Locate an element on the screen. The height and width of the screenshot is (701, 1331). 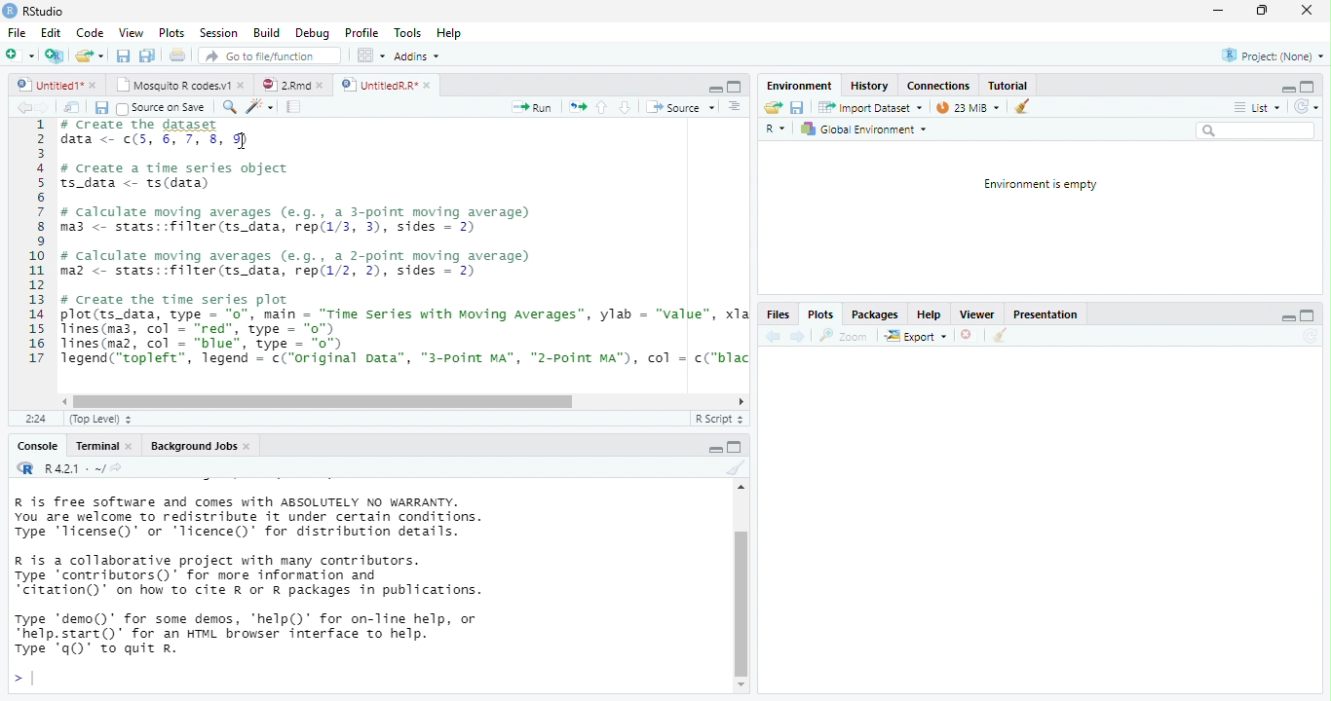
Create a project is located at coordinates (54, 55).